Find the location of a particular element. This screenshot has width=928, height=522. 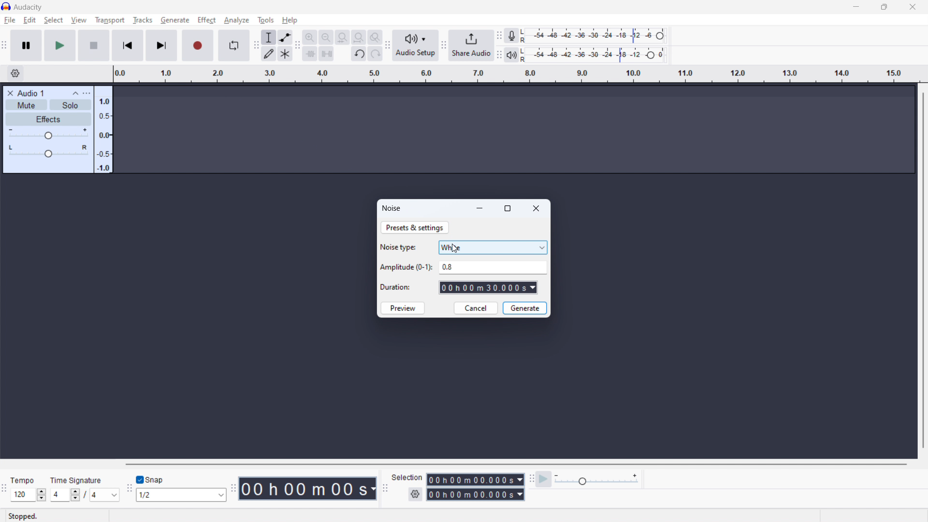

end time is located at coordinates (475, 494).